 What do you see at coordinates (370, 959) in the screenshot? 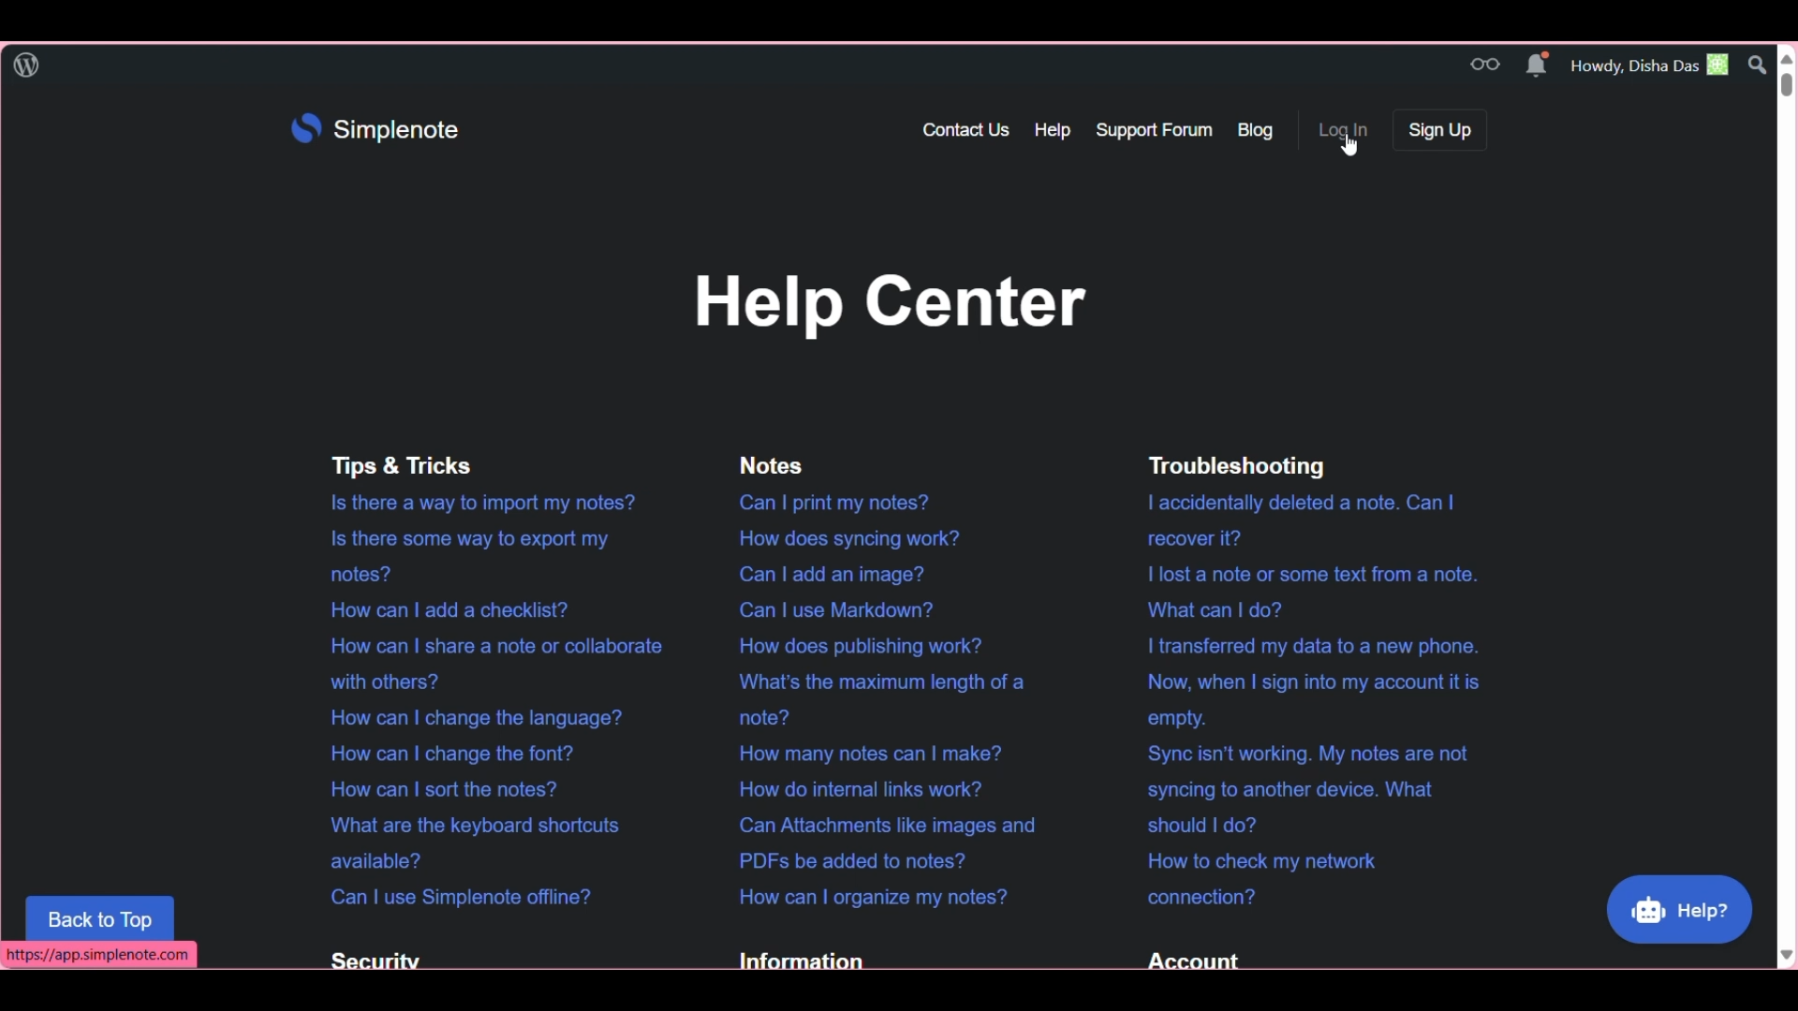
I see `Security` at bounding box center [370, 959].